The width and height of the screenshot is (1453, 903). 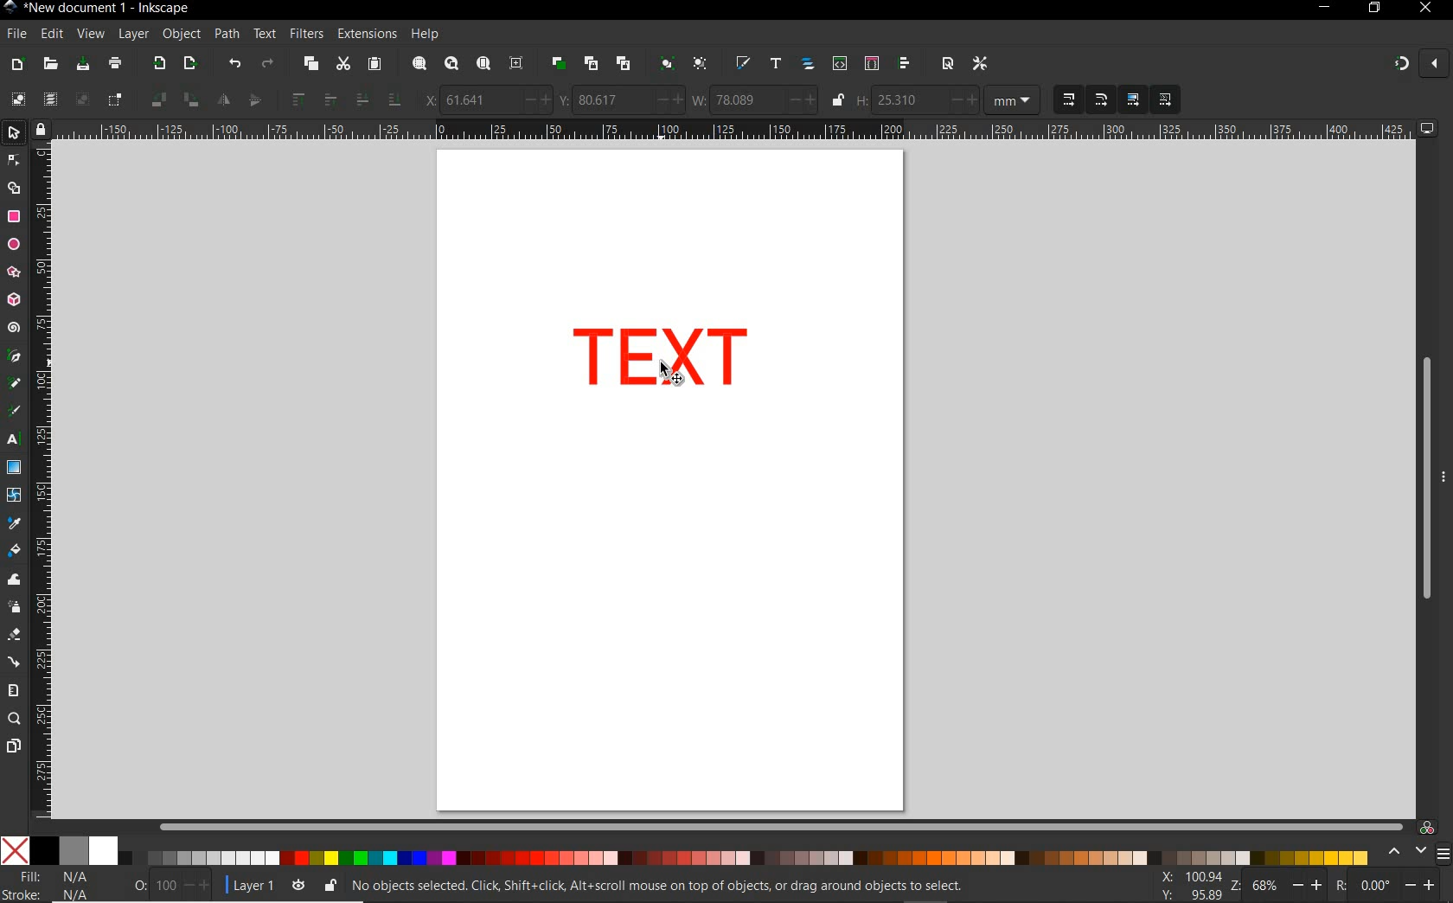 I want to click on extensions, so click(x=366, y=34).